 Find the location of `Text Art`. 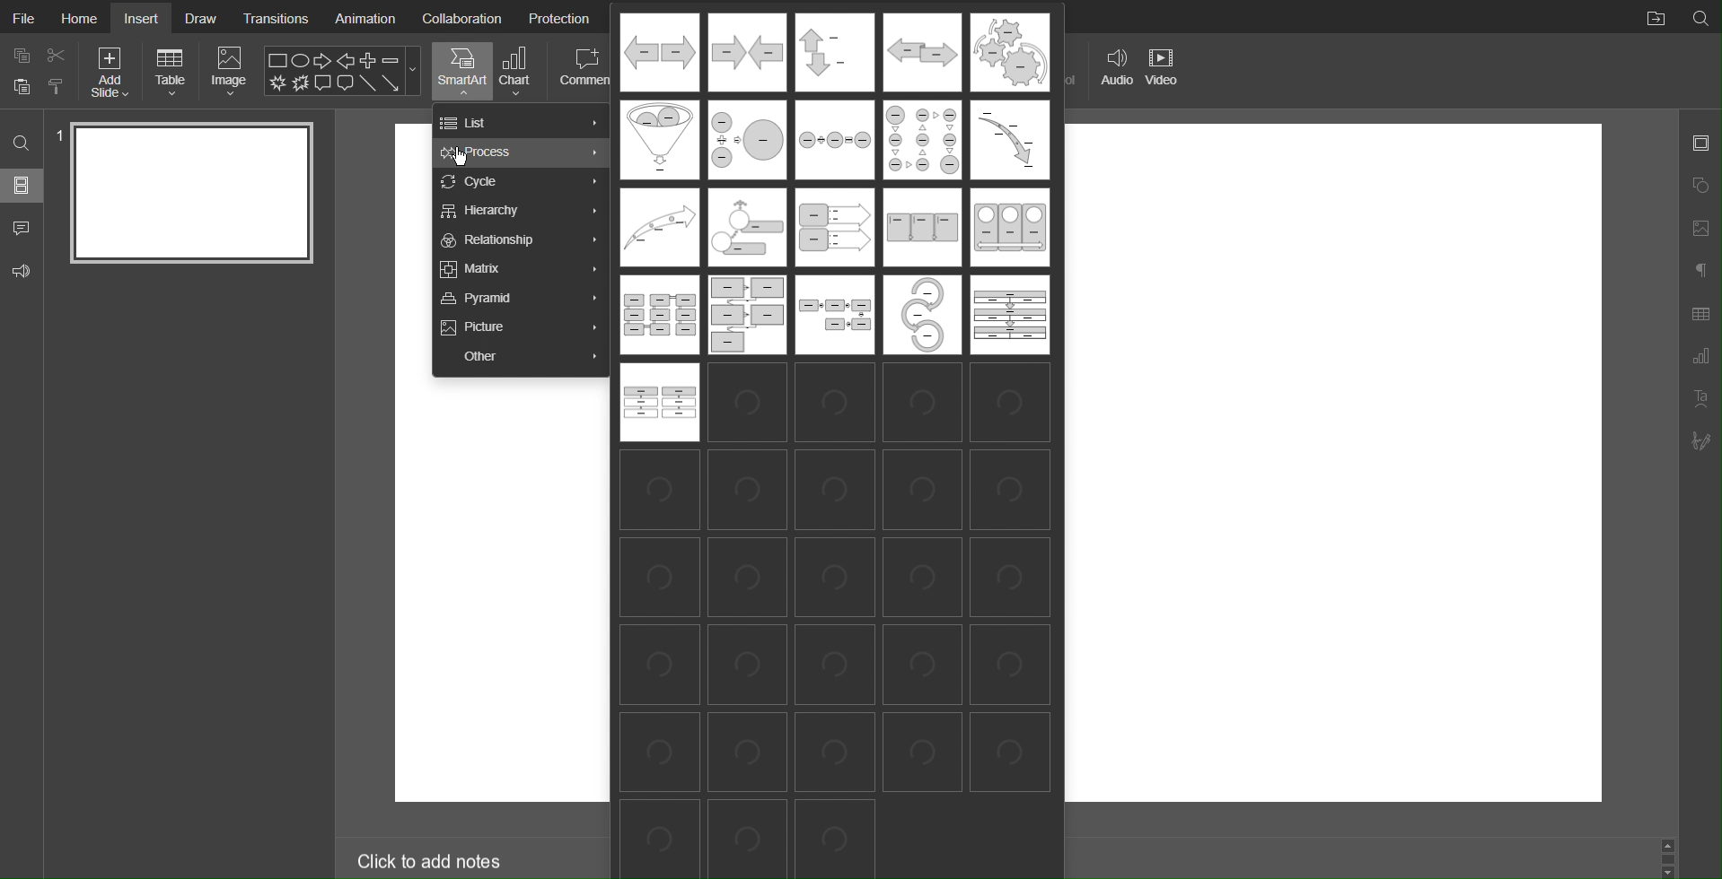

Text Art is located at coordinates (1699, 398).